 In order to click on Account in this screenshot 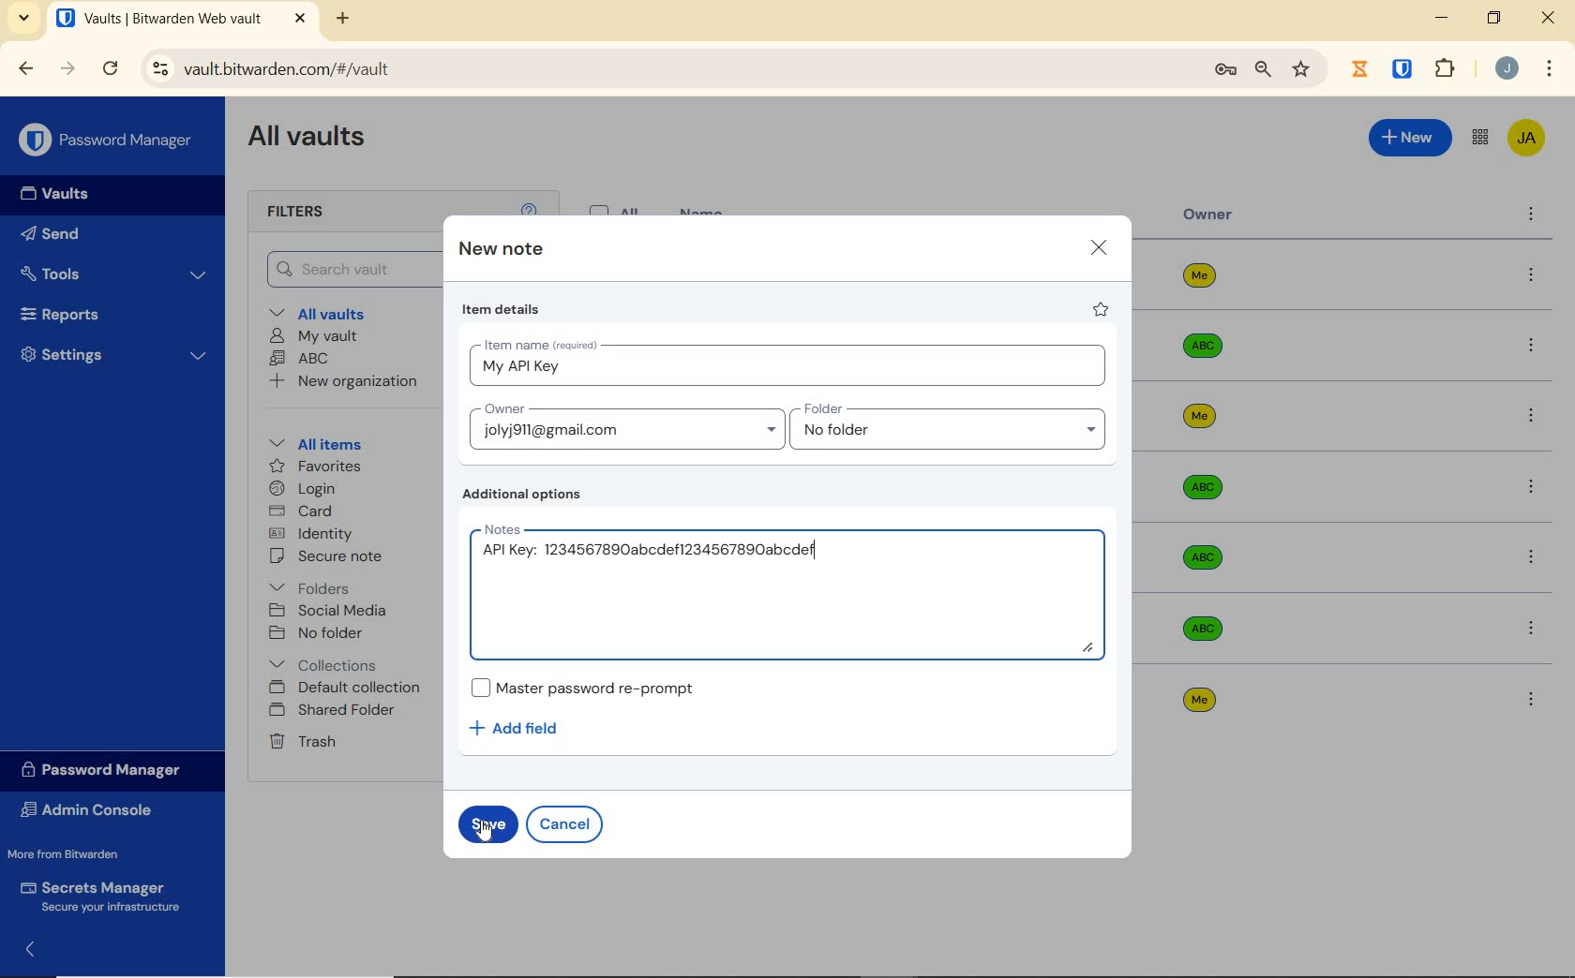, I will do `click(1507, 70)`.